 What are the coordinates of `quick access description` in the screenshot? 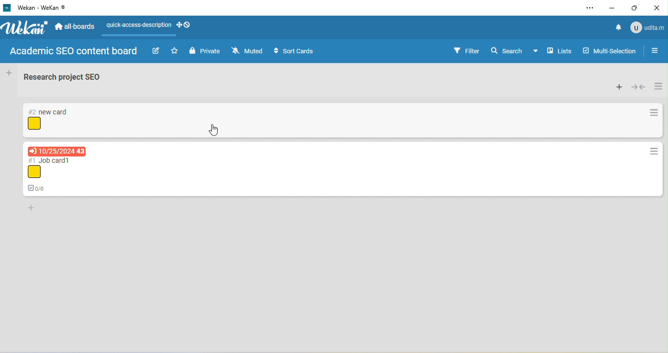 It's located at (136, 26).